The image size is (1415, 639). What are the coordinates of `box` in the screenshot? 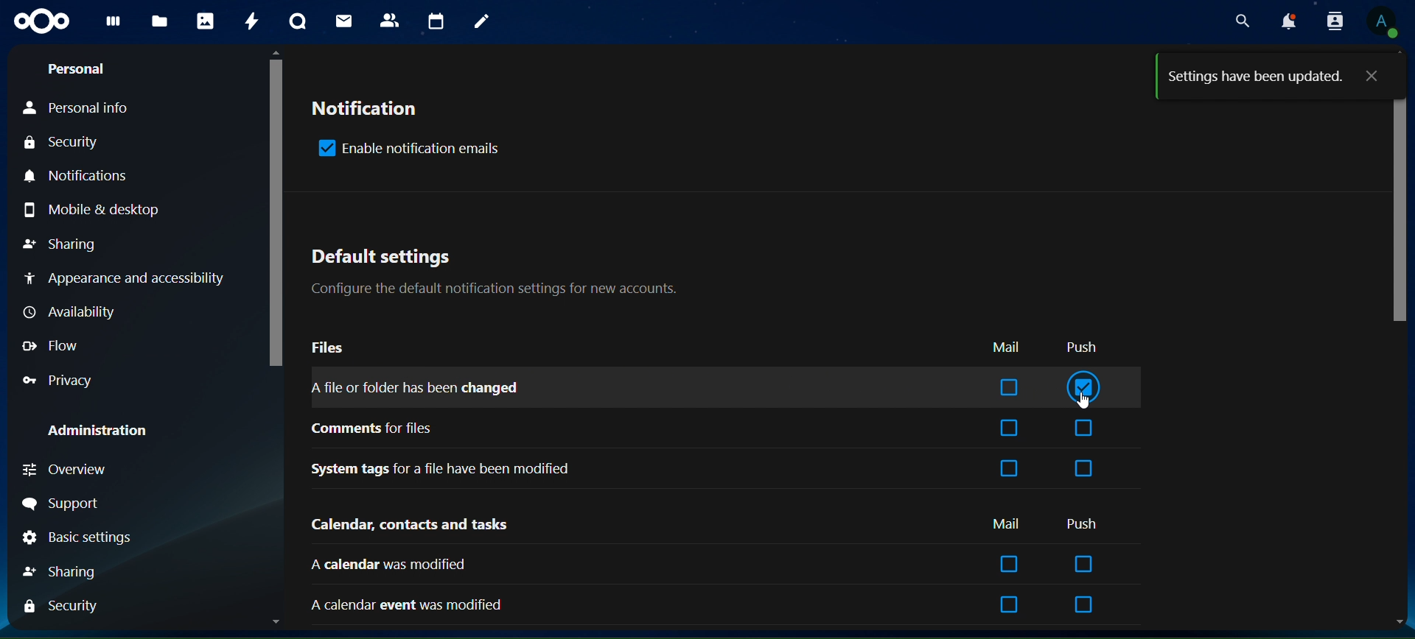 It's located at (1009, 429).